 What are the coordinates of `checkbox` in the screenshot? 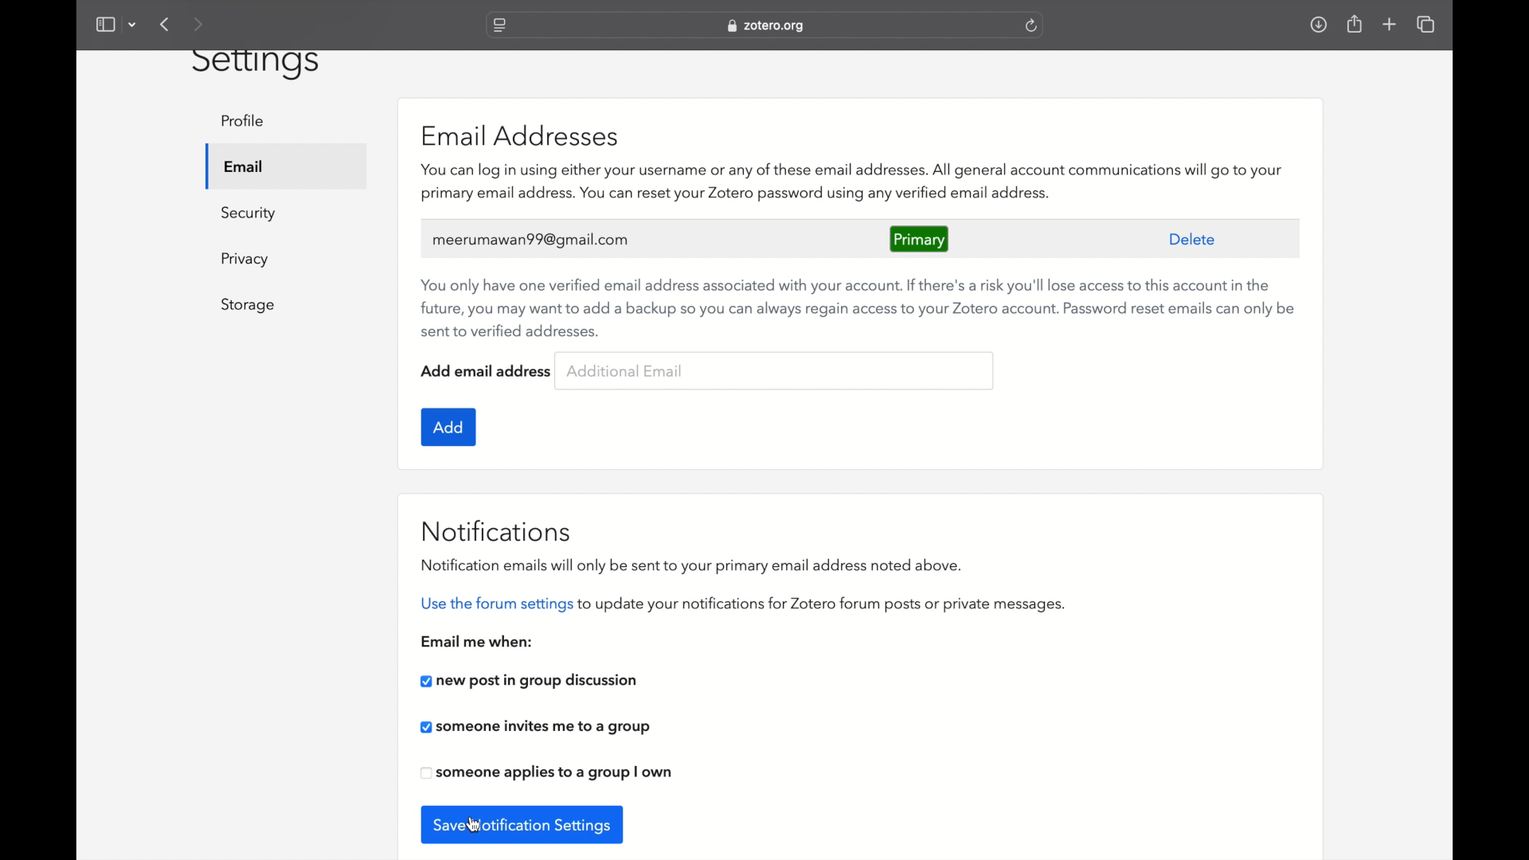 It's located at (539, 728).